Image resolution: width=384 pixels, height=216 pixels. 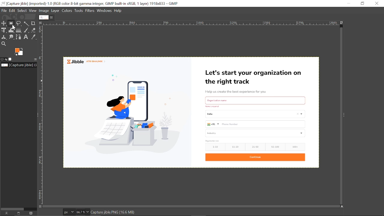 What do you see at coordinates (26, 37) in the screenshot?
I see `Text tool` at bounding box center [26, 37].